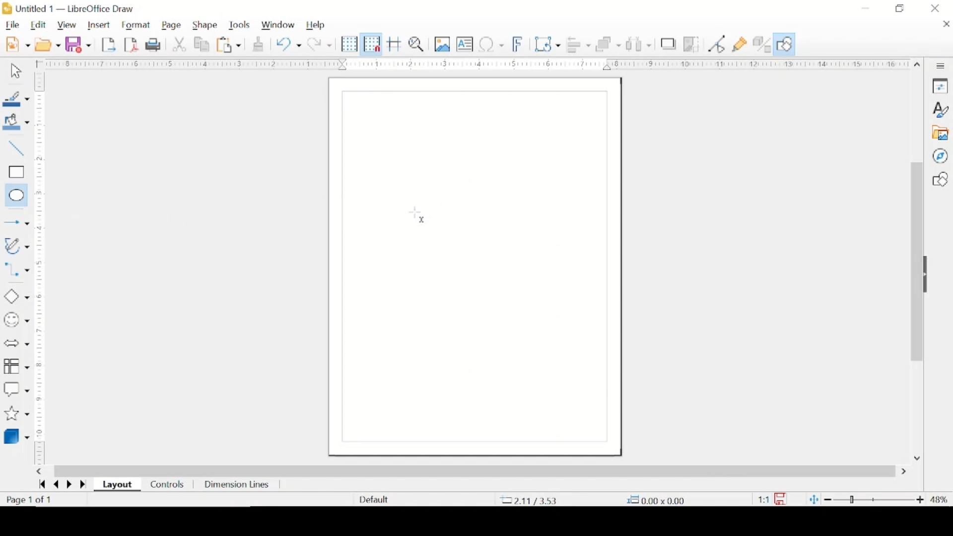 The width and height of the screenshot is (953, 536). Describe the element at coordinates (101, 25) in the screenshot. I see `insert` at that location.